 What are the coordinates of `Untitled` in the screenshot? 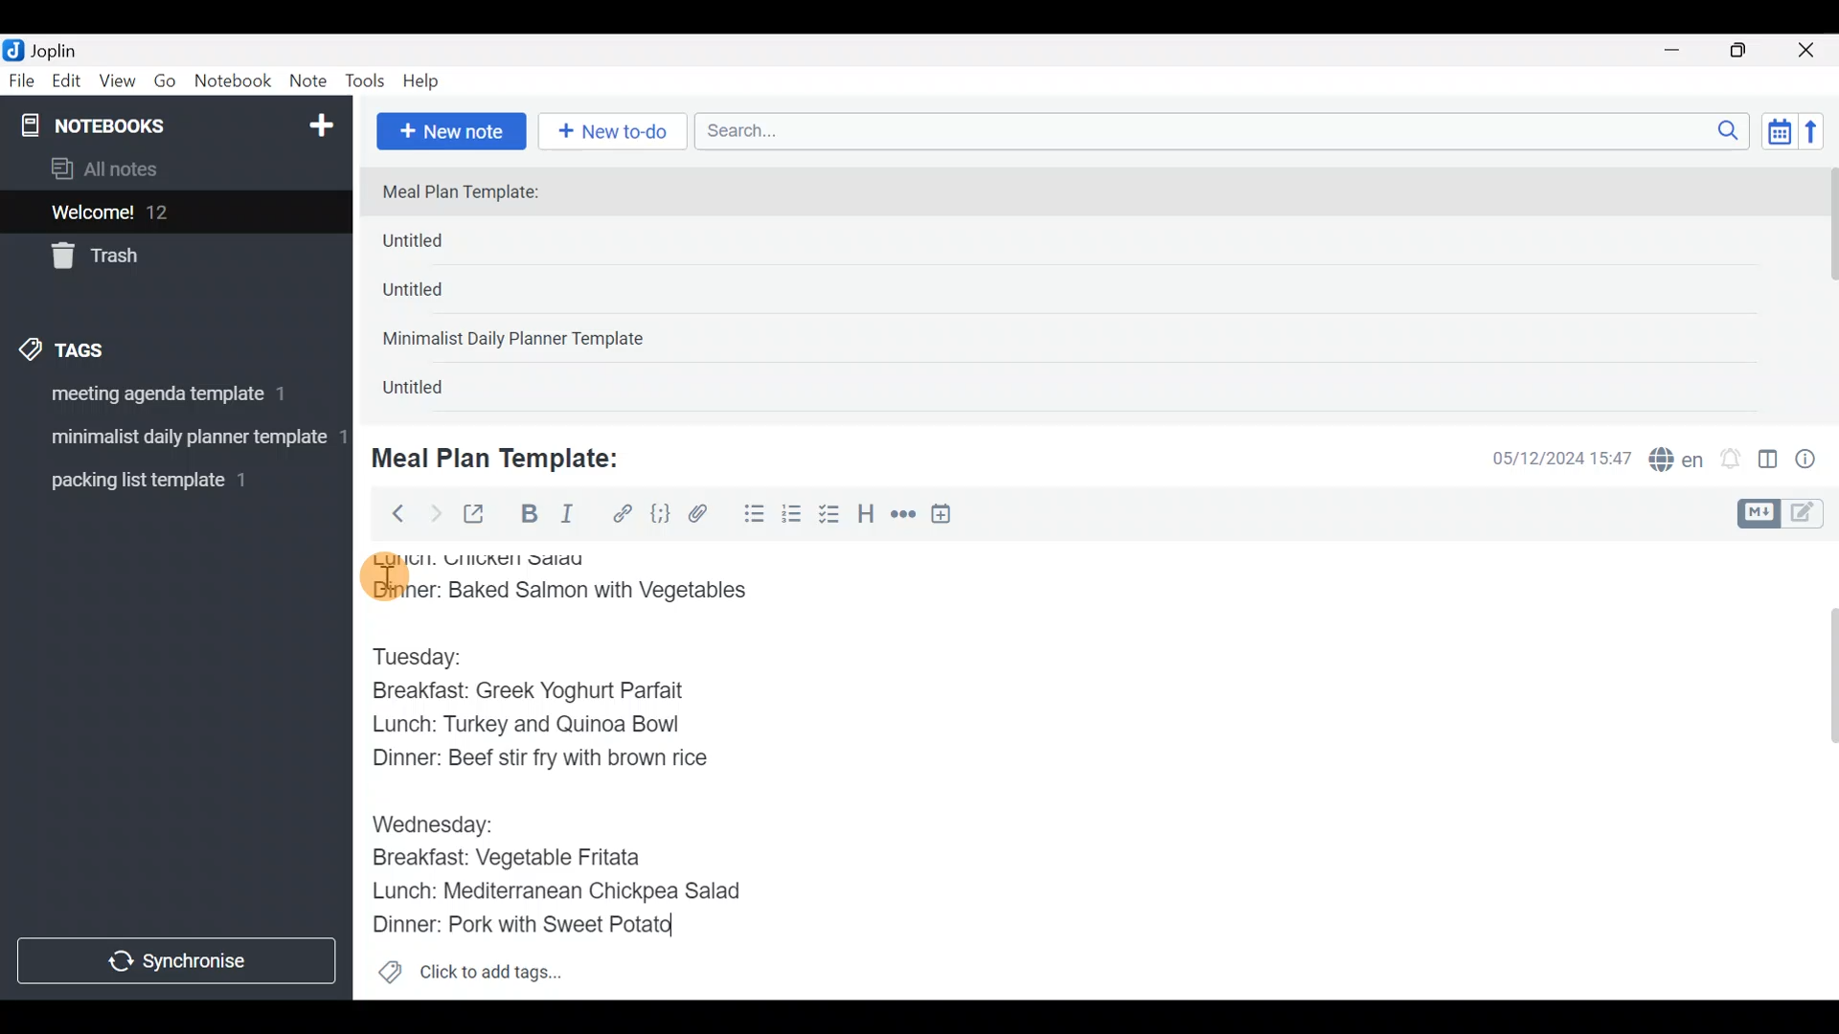 It's located at (444, 245).